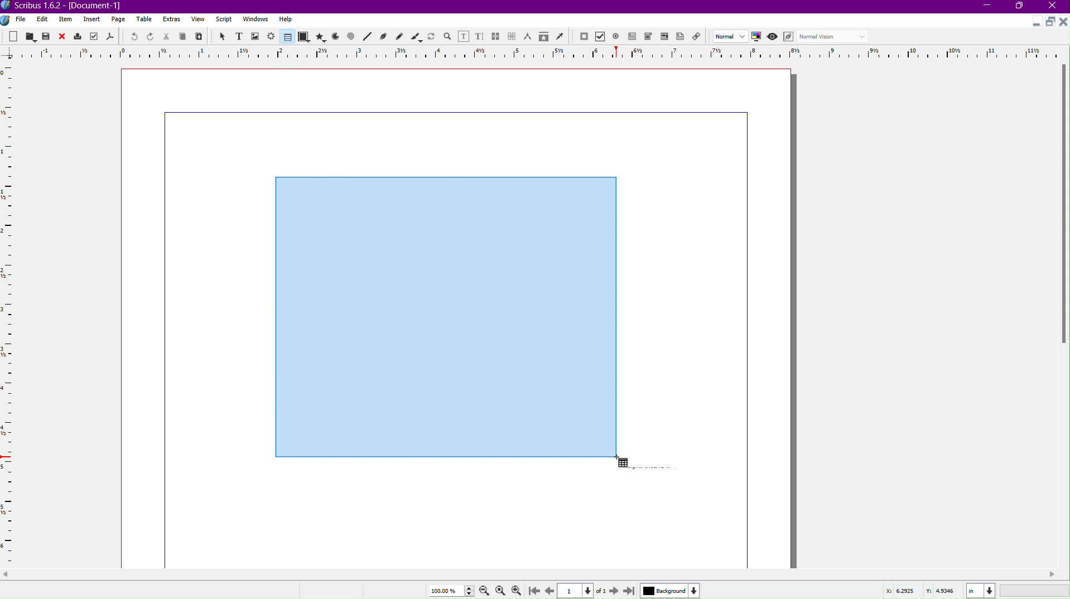 Image resolution: width=1070 pixels, height=599 pixels. What do you see at coordinates (399, 36) in the screenshot?
I see `Freehand Line` at bounding box center [399, 36].